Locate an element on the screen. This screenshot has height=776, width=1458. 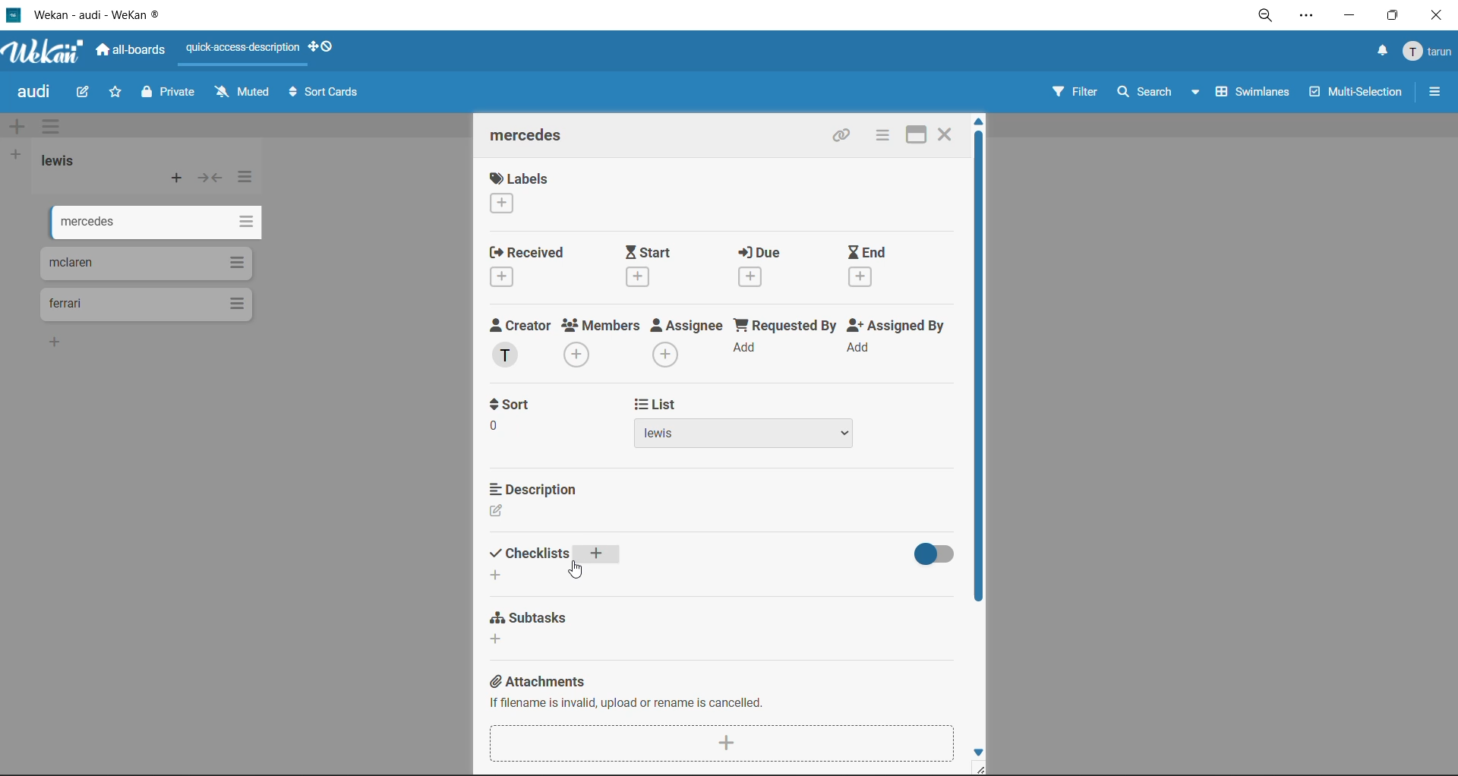
description is located at coordinates (532, 513).